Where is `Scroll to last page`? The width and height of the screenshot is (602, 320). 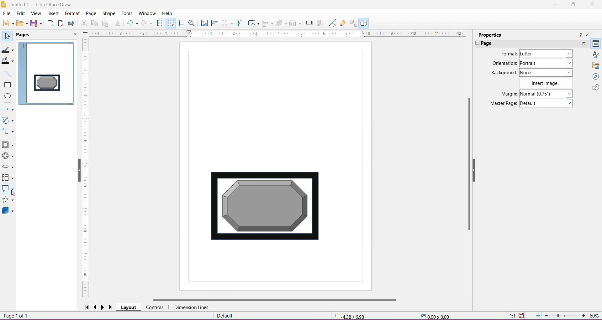 Scroll to last page is located at coordinates (113, 306).